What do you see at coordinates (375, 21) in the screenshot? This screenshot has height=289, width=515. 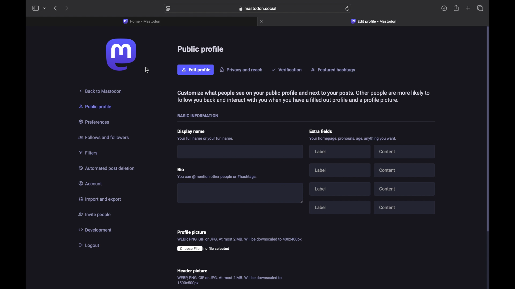 I see `edit profile - mastodon` at bounding box center [375, 21].